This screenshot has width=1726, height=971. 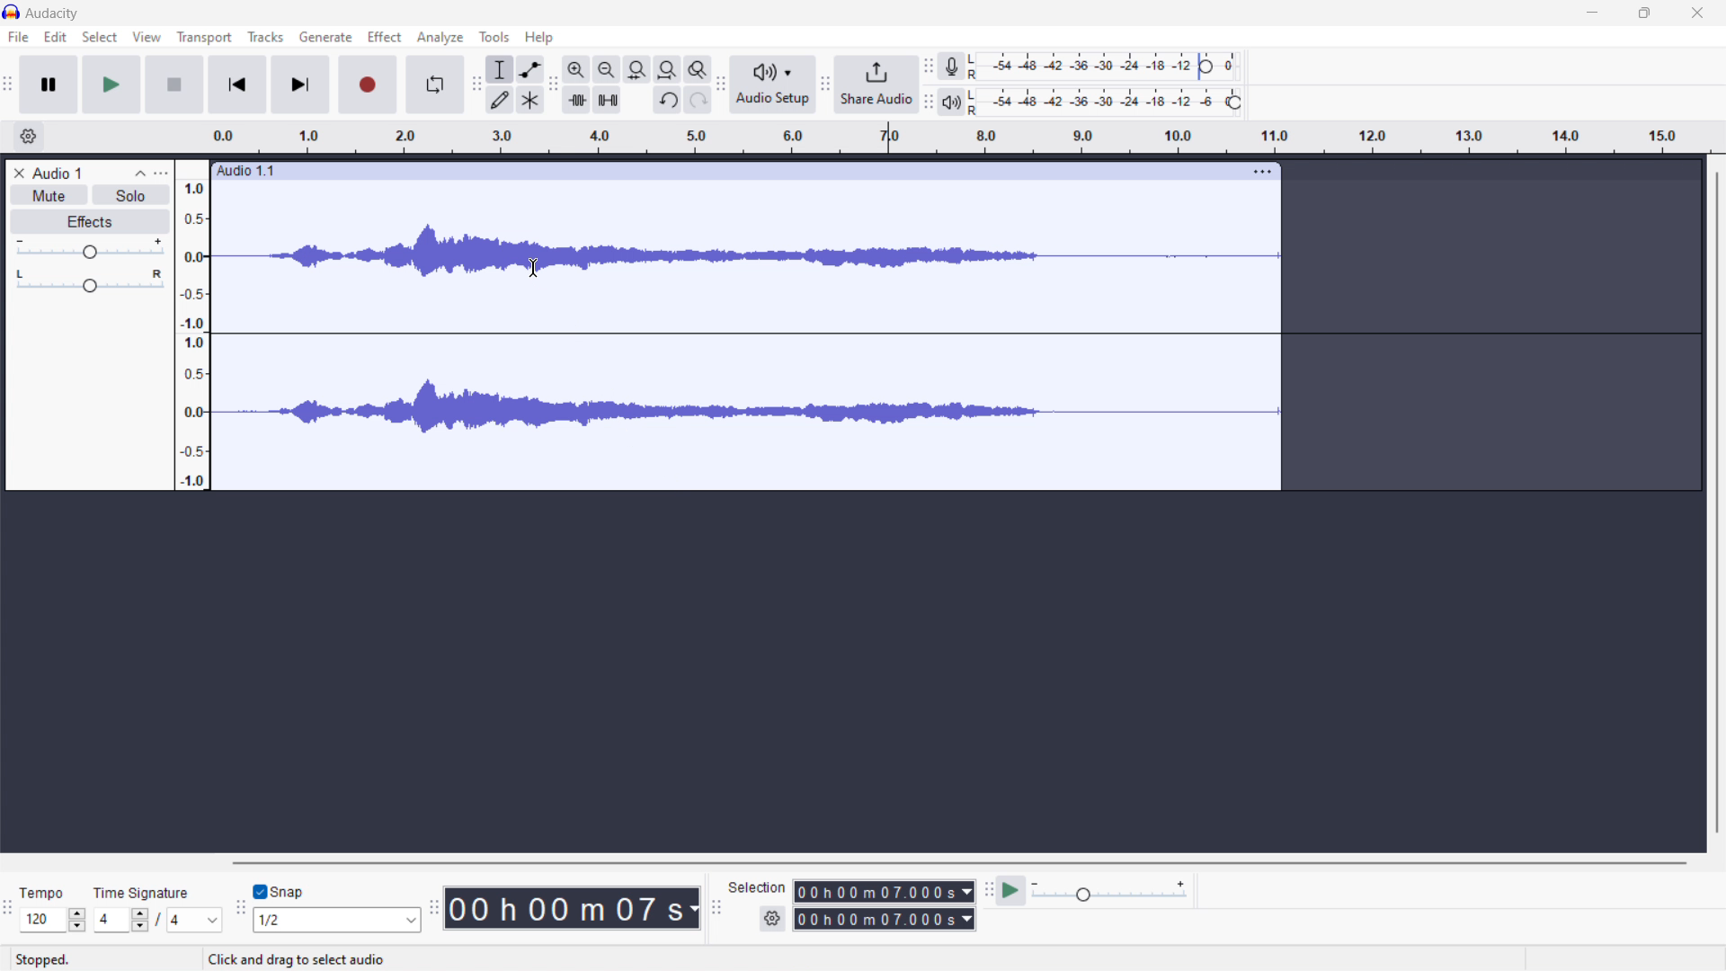 What do you see at coordinates (112, 85) in the screenshot?
I see `play` at bounding box center [112, 85].